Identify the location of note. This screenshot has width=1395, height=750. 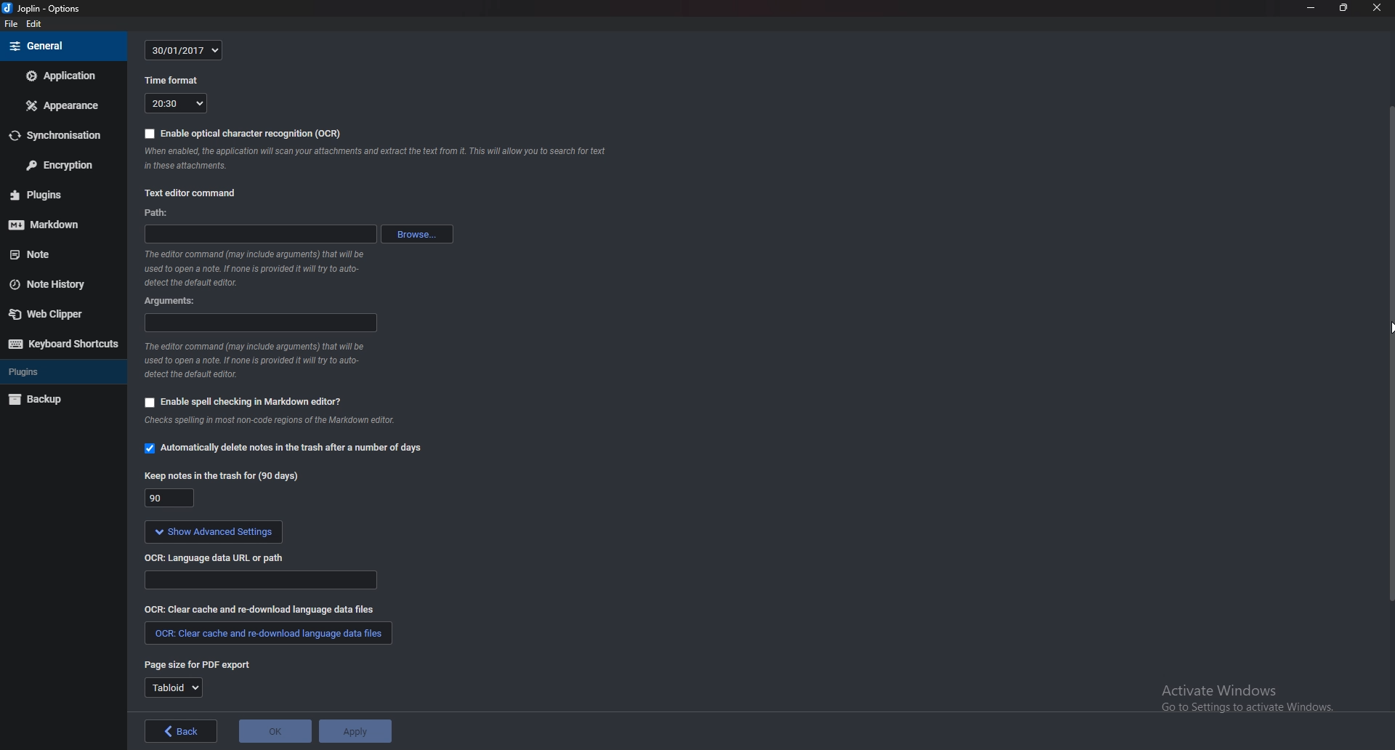
(377, 160).